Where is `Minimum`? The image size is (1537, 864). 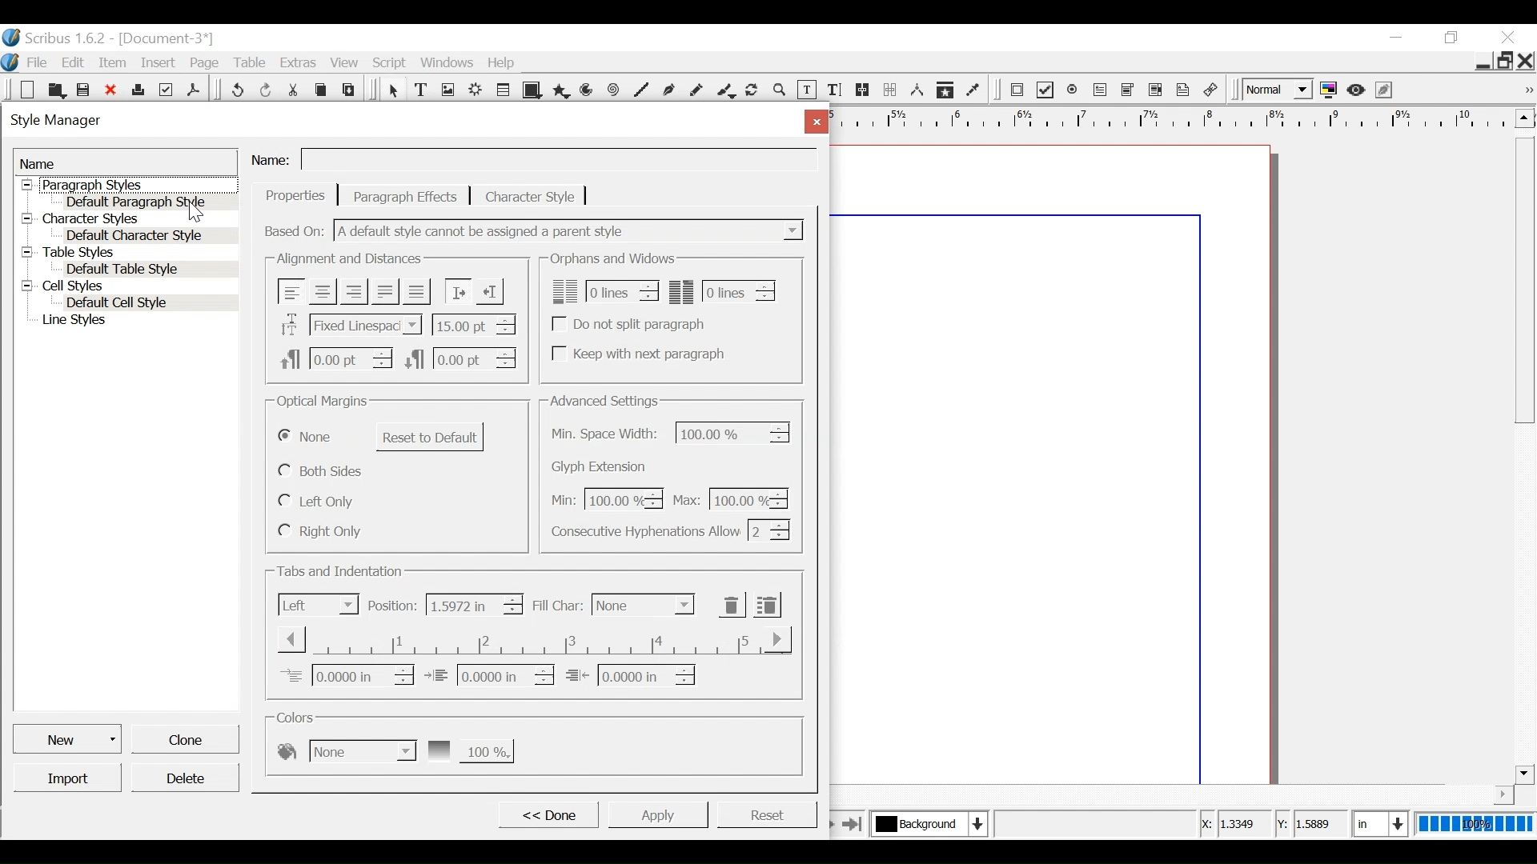
Minimum is located at coordinates (603, 500).